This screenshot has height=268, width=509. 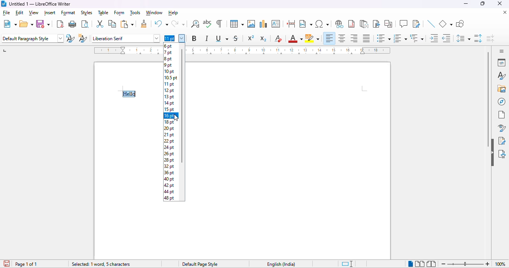 I want to click on multi-page view, so click(x=420, y=264).